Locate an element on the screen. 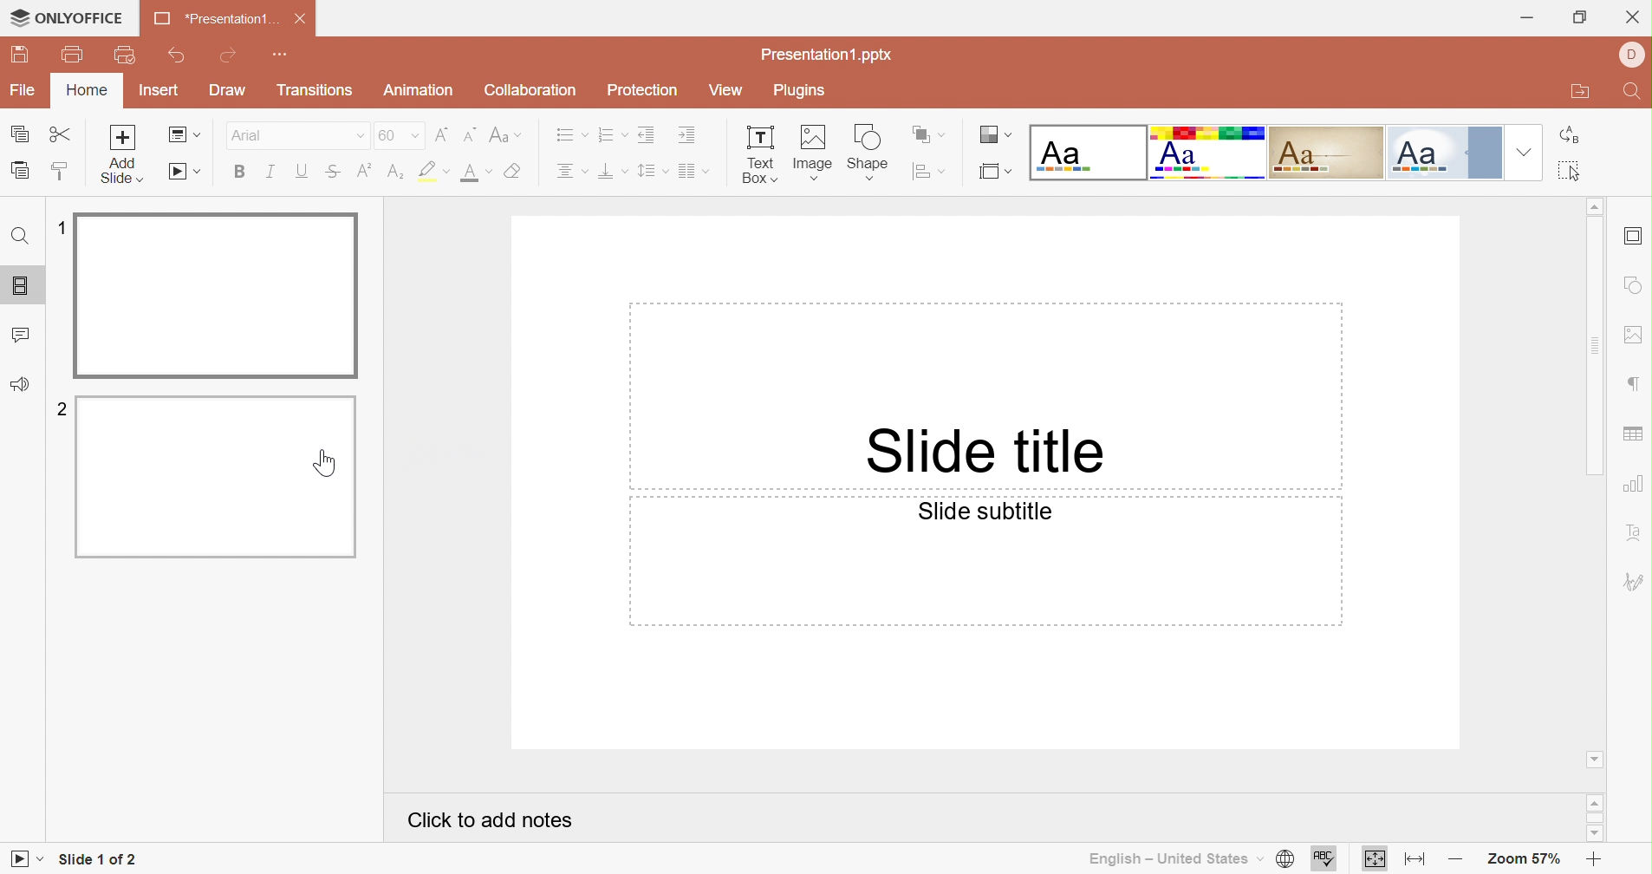 This screenshot has width=1652, height=874. Close is located at coordinates (302, 19).